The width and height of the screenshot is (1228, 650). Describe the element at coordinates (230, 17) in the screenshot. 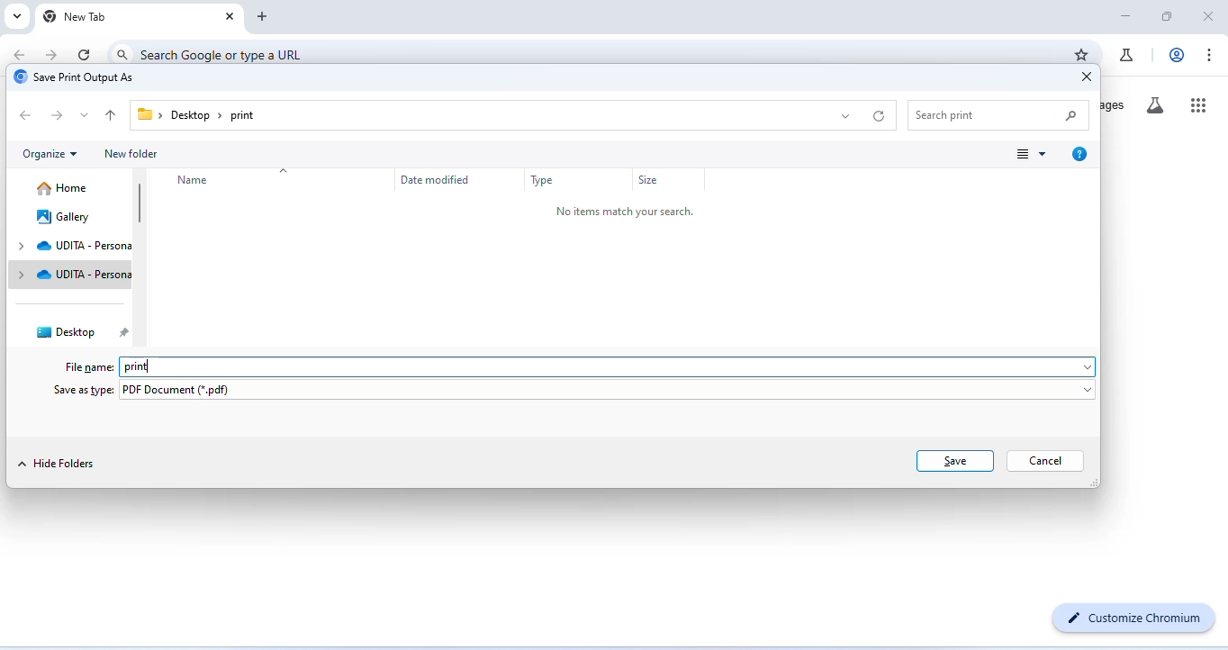

I see `close tab` at that location.